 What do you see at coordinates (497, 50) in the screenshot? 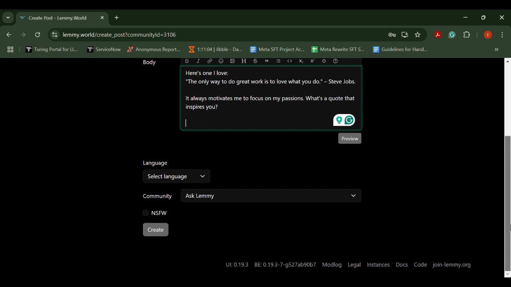
I see `Hidden bookmarks` at bounding box center [497, 50].